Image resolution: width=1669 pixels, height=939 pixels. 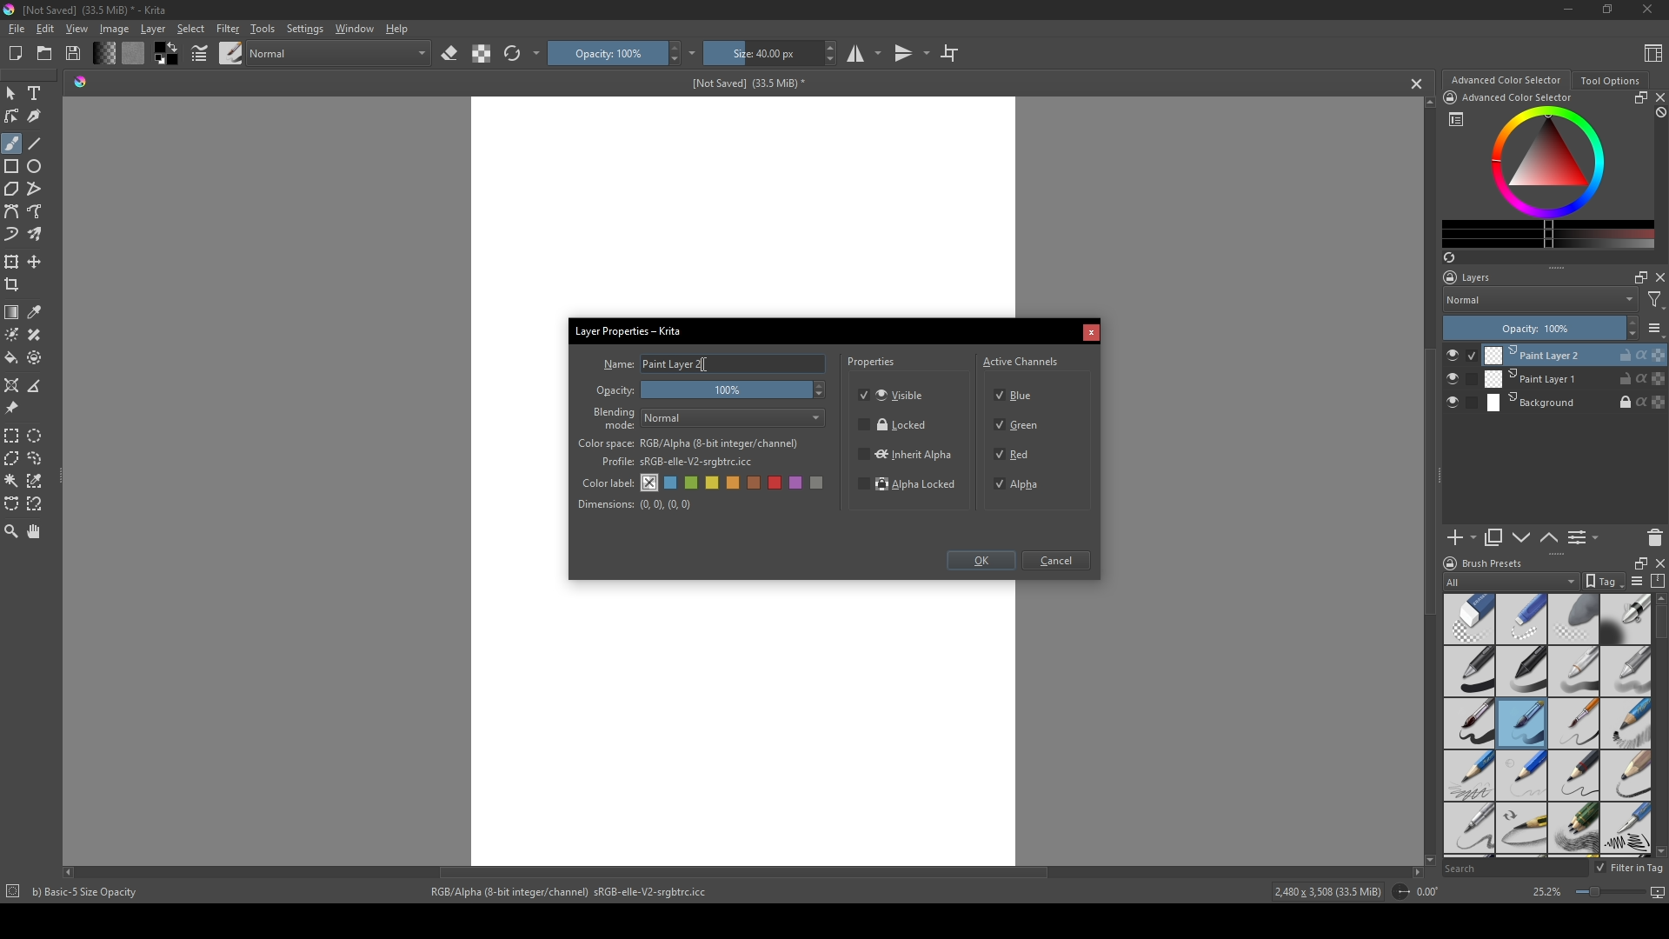 What do you see at coordinates (616, 364) in the screenshot?
I see `Name:` at bounding box center [616, 364].